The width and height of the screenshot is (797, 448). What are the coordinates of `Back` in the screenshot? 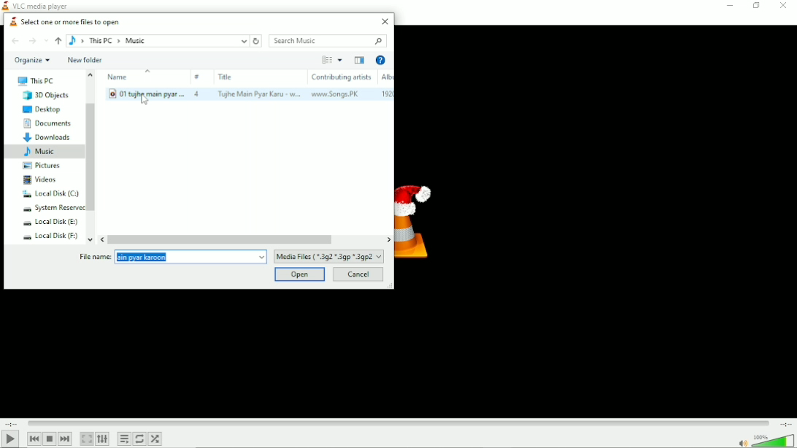 It's located at (15, 40).